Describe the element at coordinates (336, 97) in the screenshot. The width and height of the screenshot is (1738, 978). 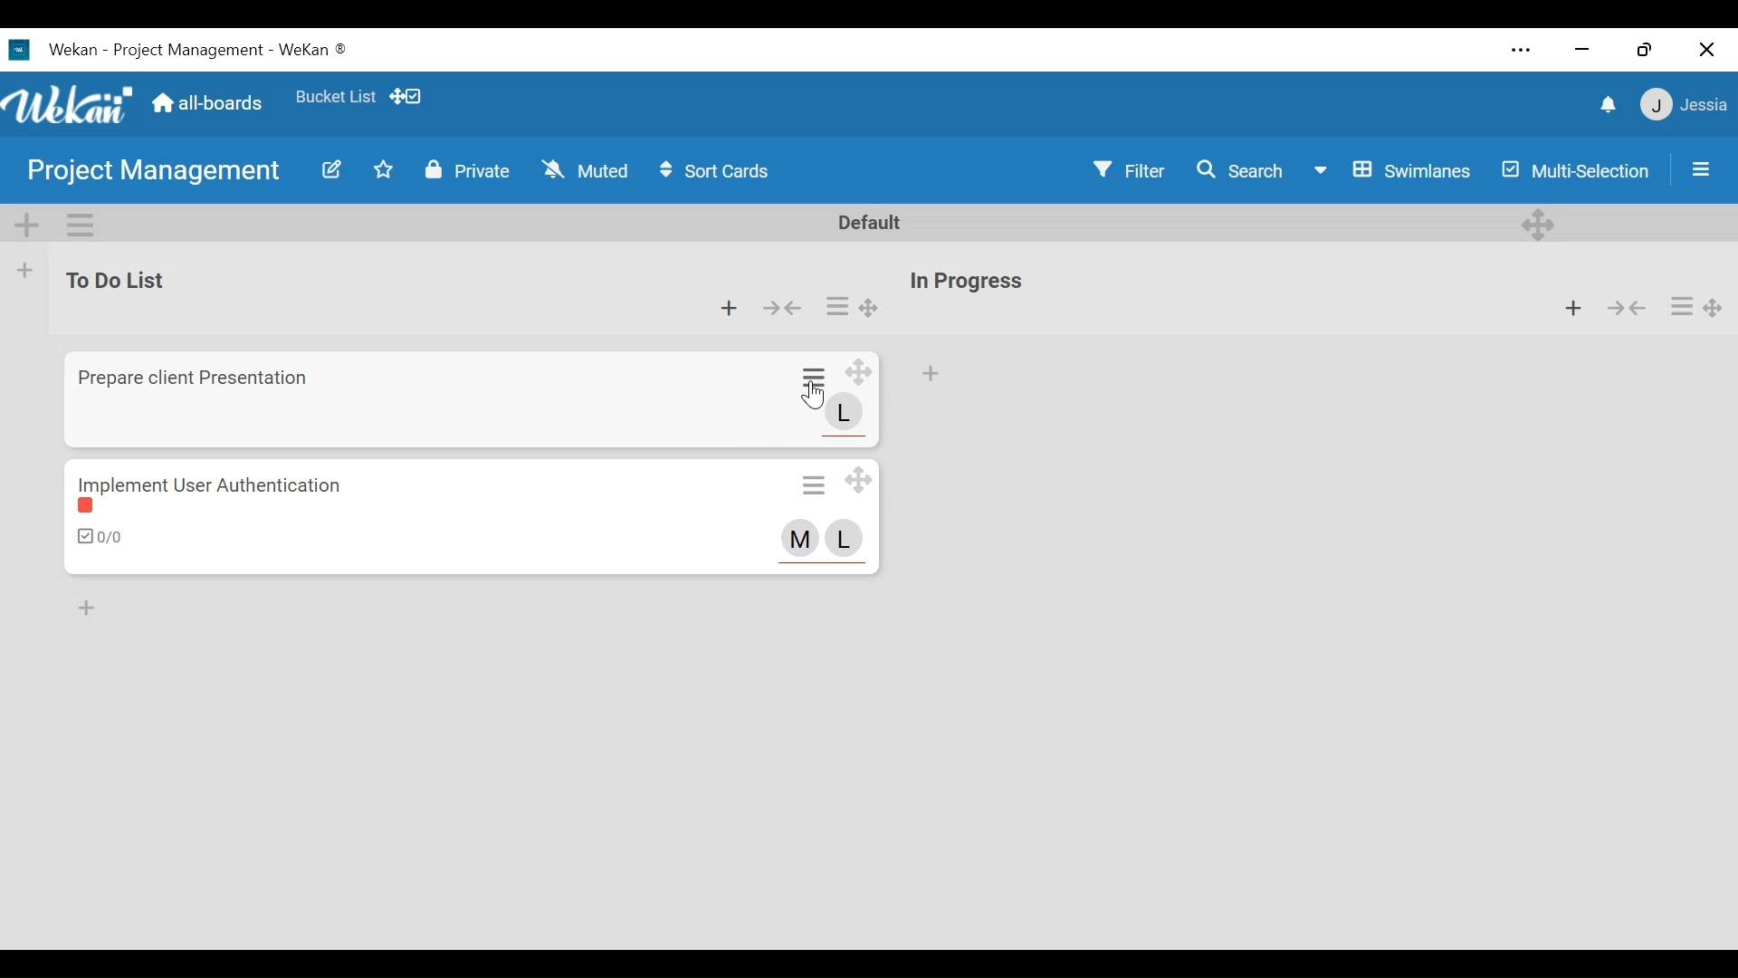
I see `Favorites` at that location.